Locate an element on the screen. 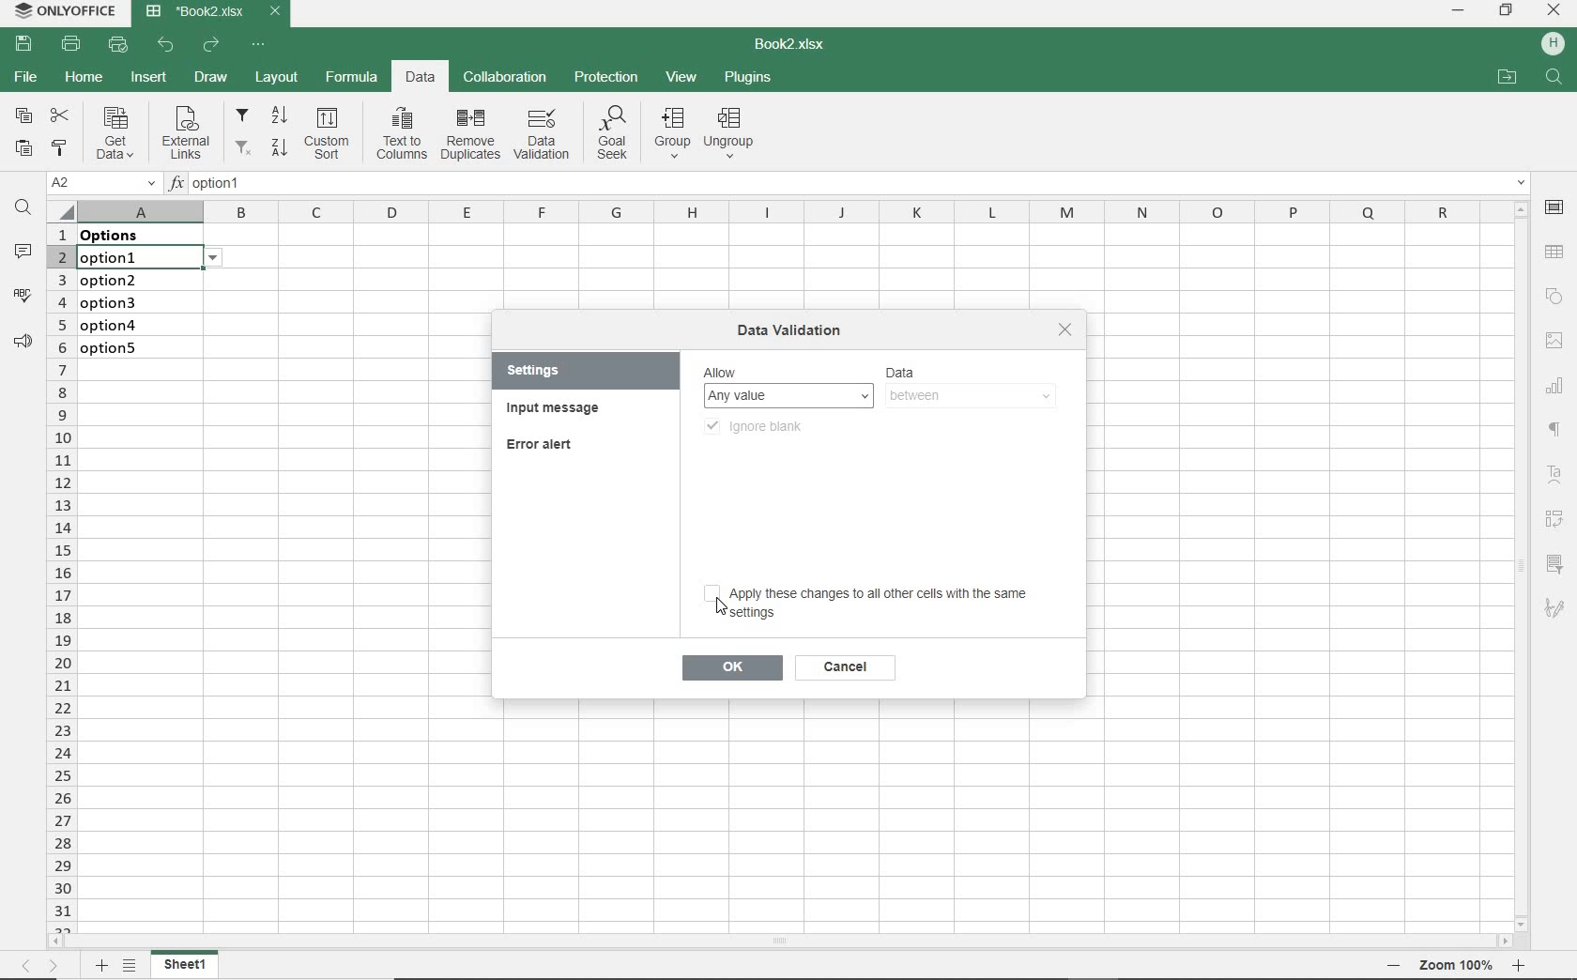 The image size is (1577, 980). FORMULA is located at coordinates (349, 79).